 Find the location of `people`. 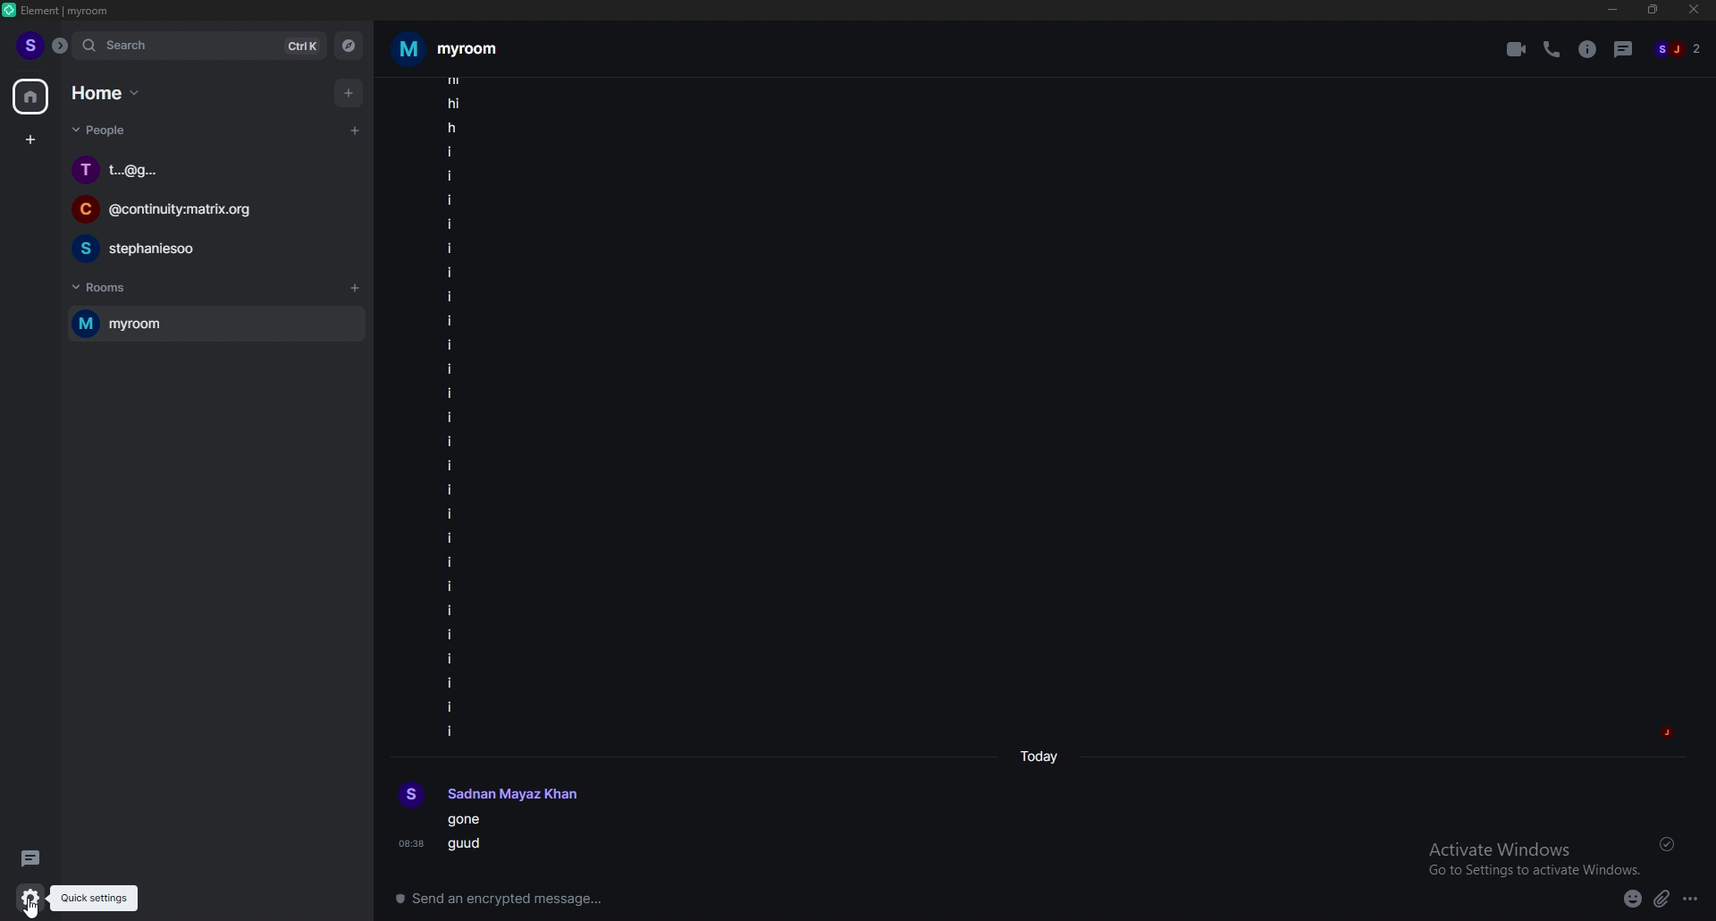

people is located at coordinates (113, 131).